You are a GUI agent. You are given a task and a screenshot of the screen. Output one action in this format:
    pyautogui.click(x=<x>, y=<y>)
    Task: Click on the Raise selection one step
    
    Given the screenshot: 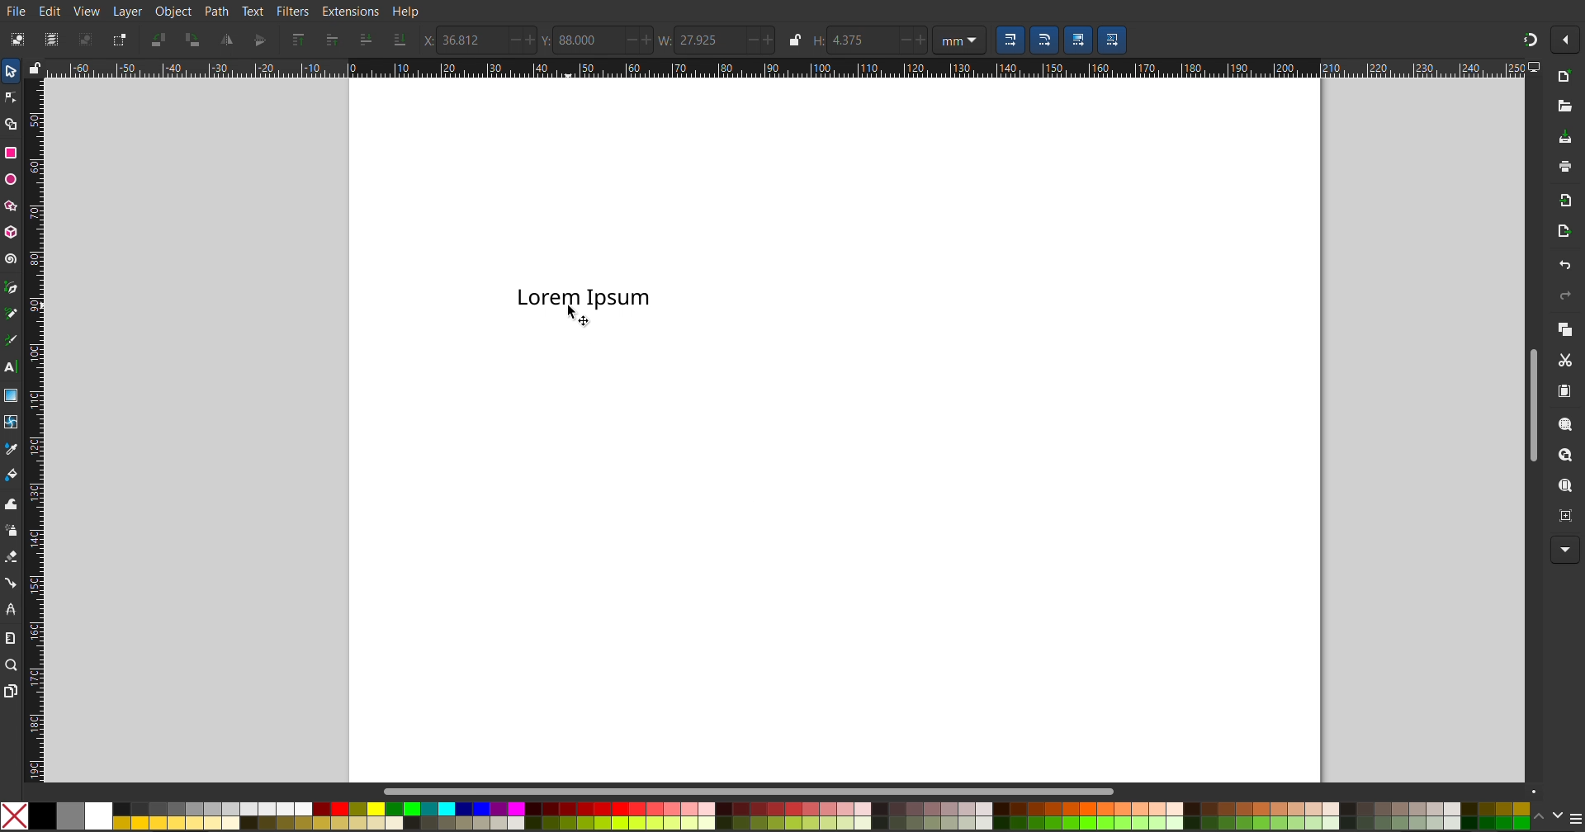 What is the action you would take?
    pyautogui.click(x=331, y=40)
    